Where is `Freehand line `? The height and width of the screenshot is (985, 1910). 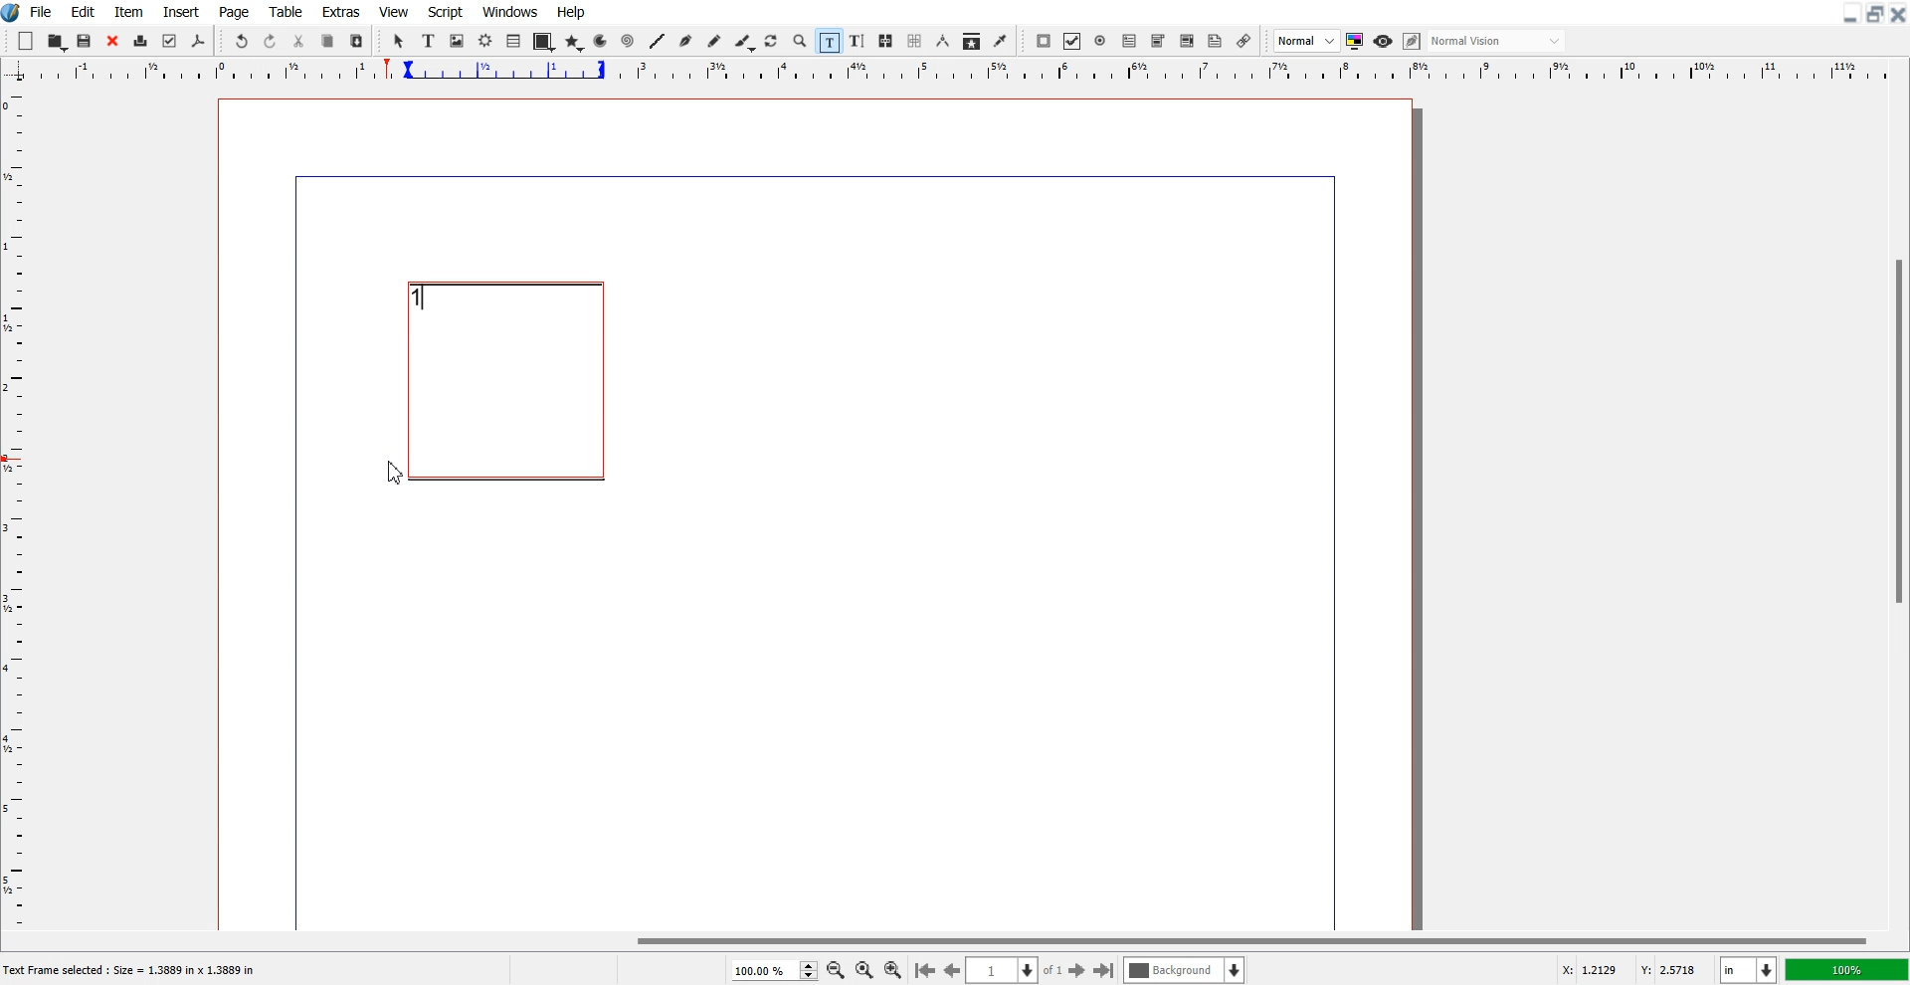 Freehand line  is located at coordinates (714, 42).